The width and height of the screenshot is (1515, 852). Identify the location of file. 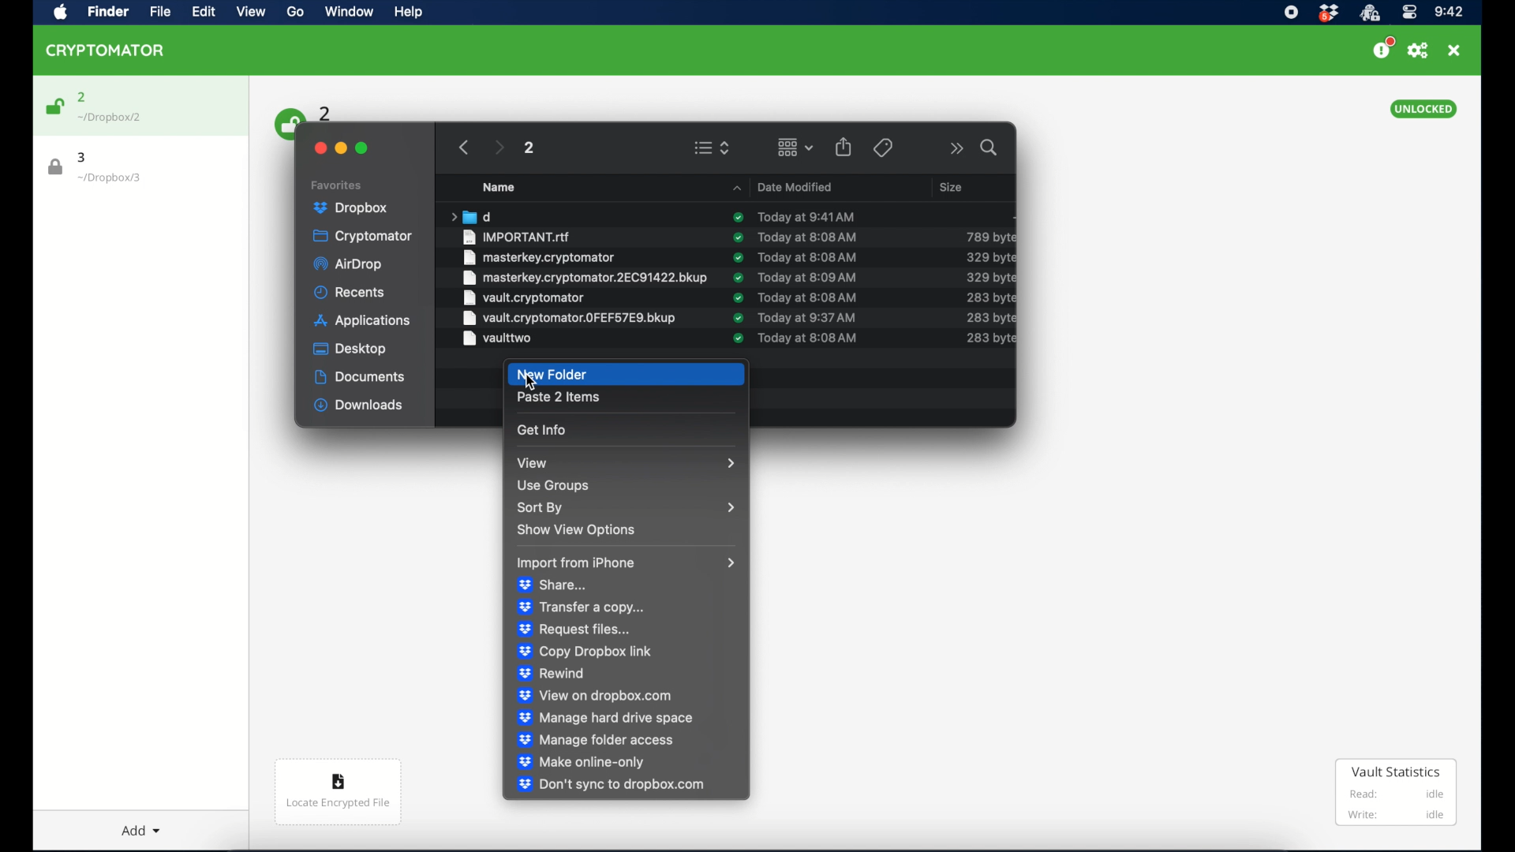
(156, 12).